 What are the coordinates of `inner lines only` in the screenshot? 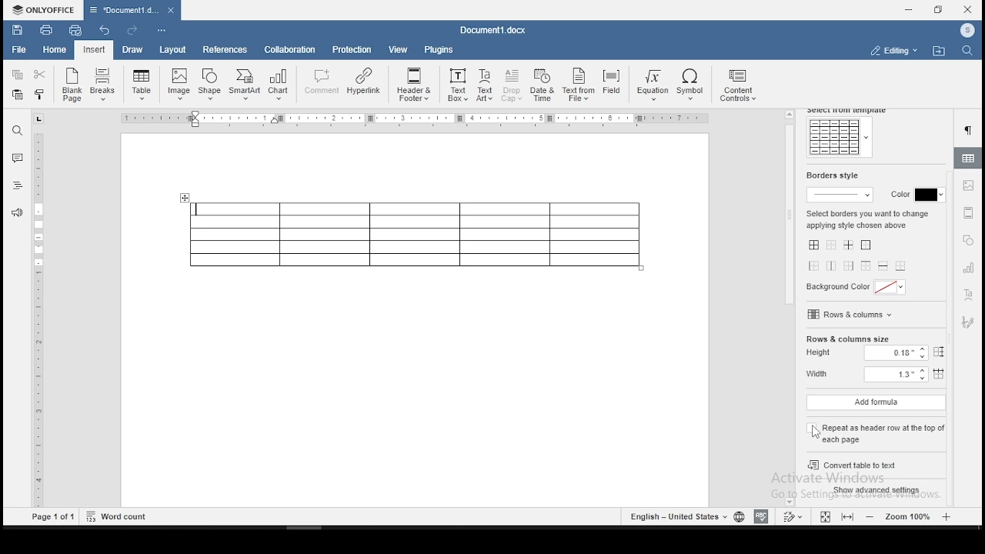 It's located at (850, 245).